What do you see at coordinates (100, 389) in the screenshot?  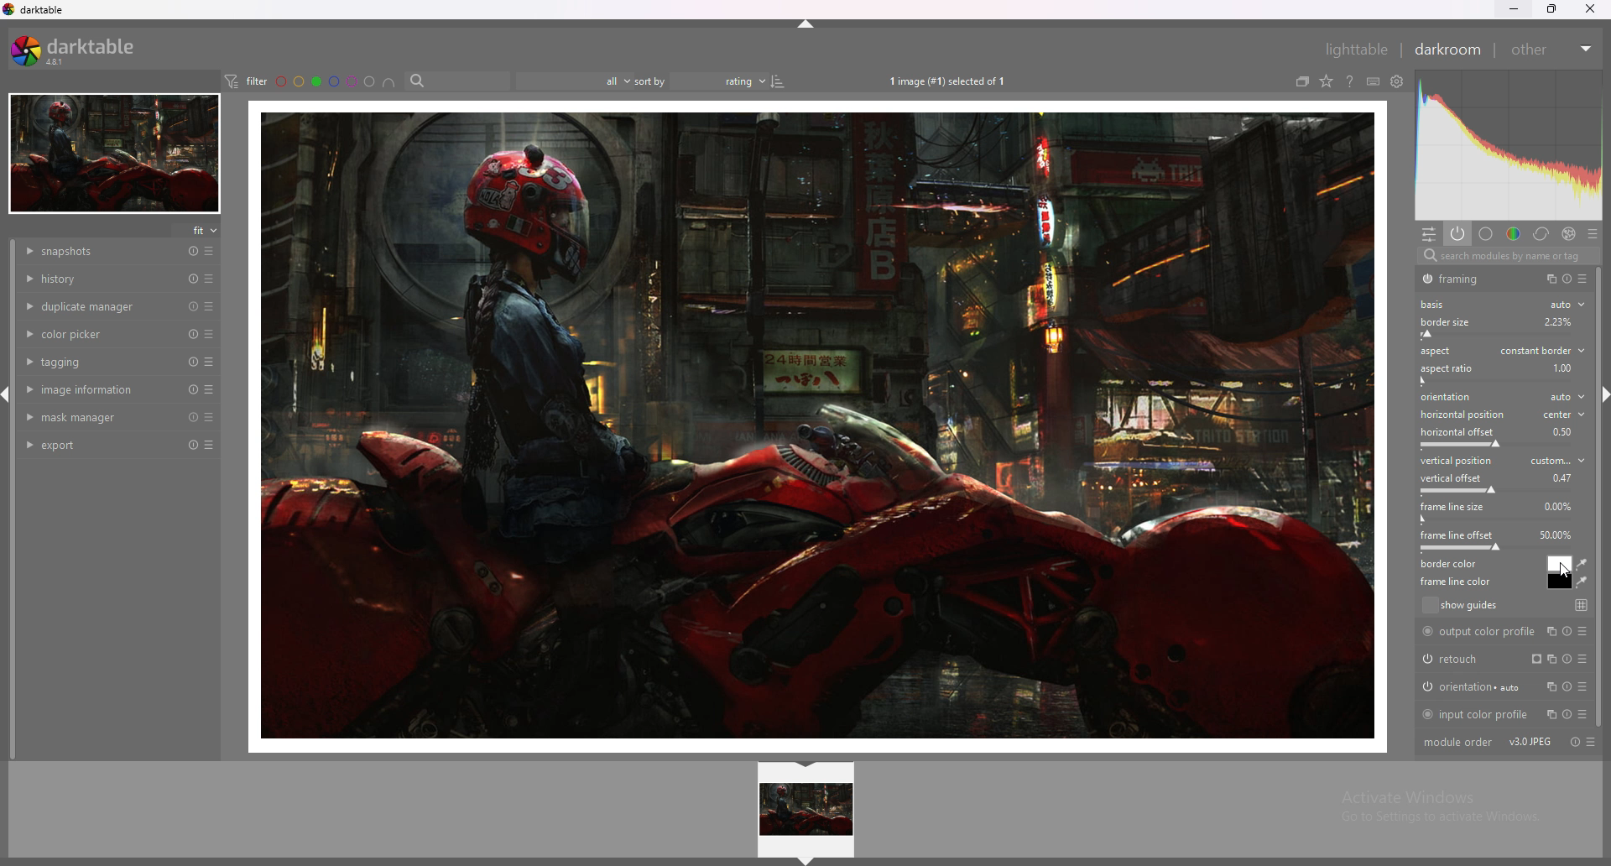 I see `image information` at bounding box center [100, 389].